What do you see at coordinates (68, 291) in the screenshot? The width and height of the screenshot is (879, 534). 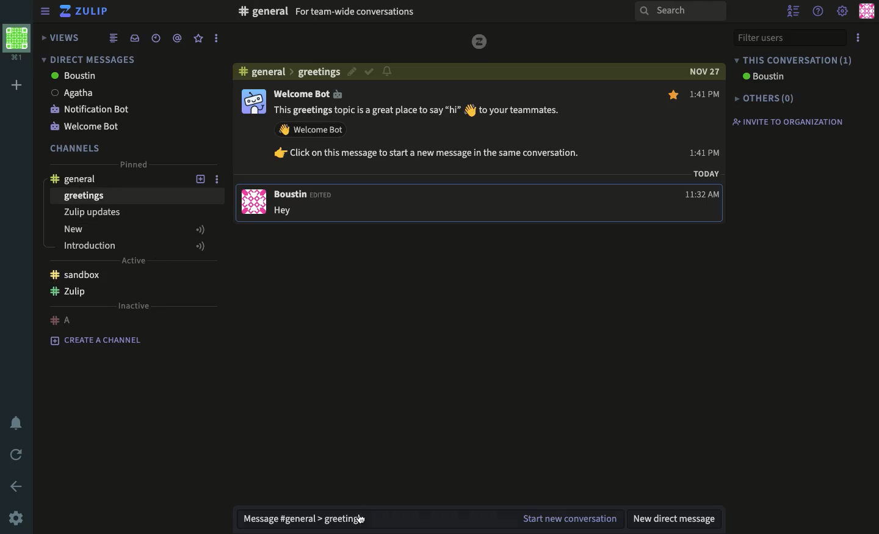 I see `Zulip` at bounding box center [68, 291].